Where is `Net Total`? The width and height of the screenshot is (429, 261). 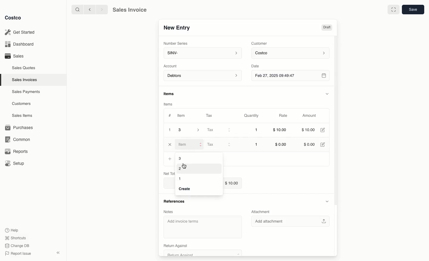
Net Total is located at coordinates (169, 173).